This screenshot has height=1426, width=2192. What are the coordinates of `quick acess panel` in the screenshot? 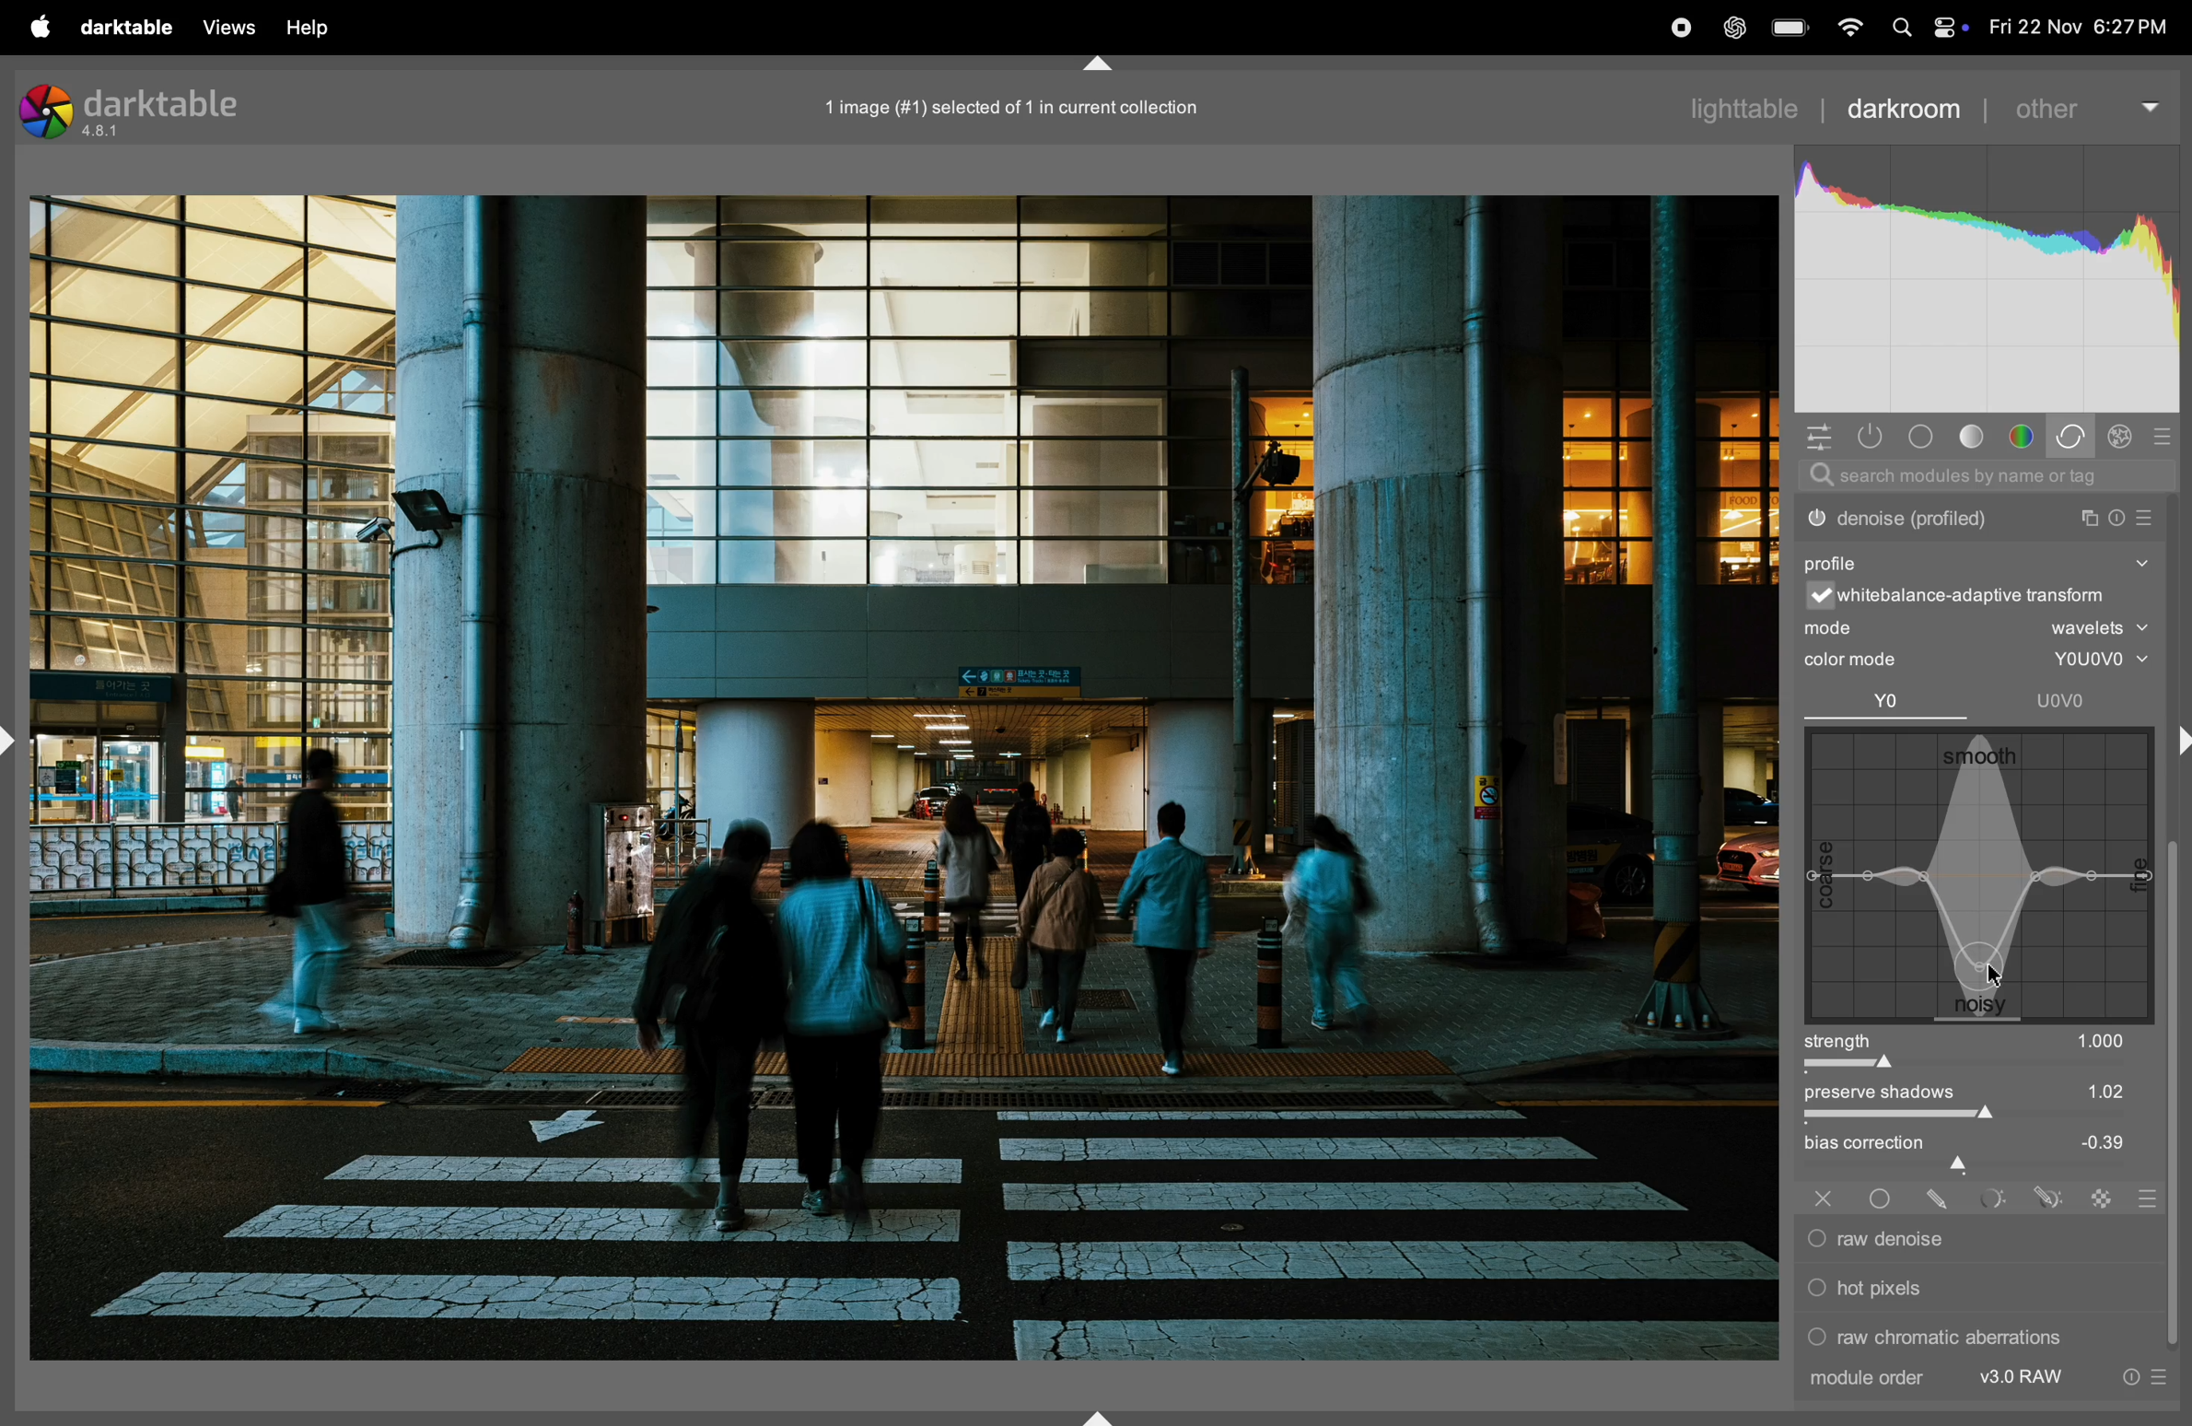 It's located at (1820, 438).